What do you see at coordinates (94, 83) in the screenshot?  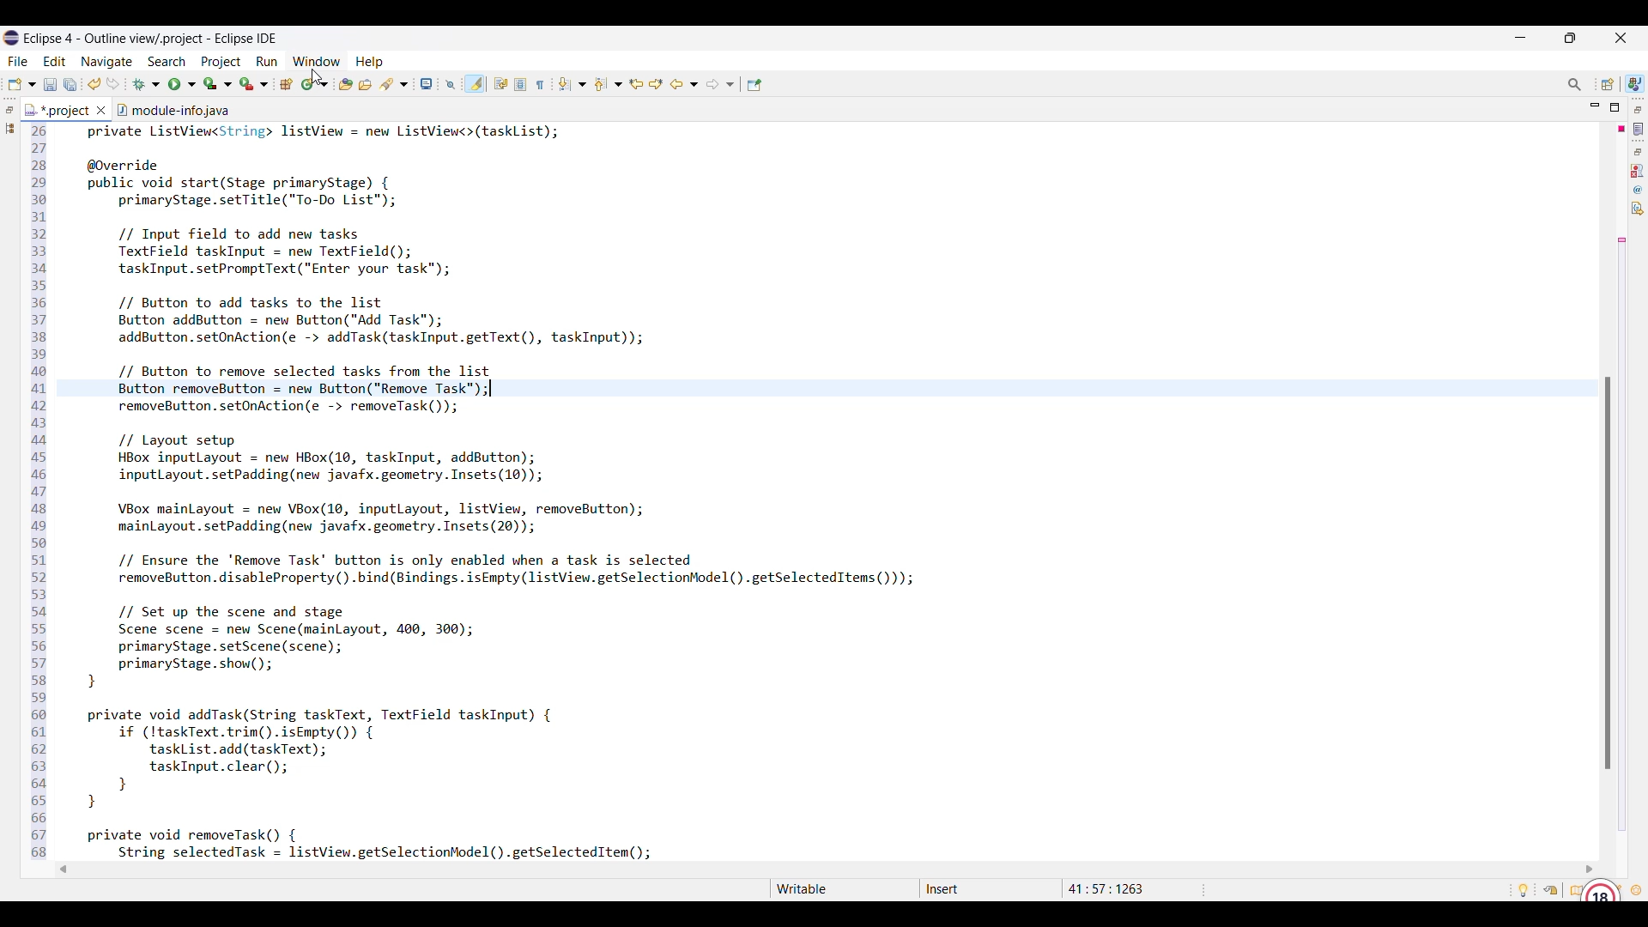 I see `Undo` at bounding box center [94, 83].